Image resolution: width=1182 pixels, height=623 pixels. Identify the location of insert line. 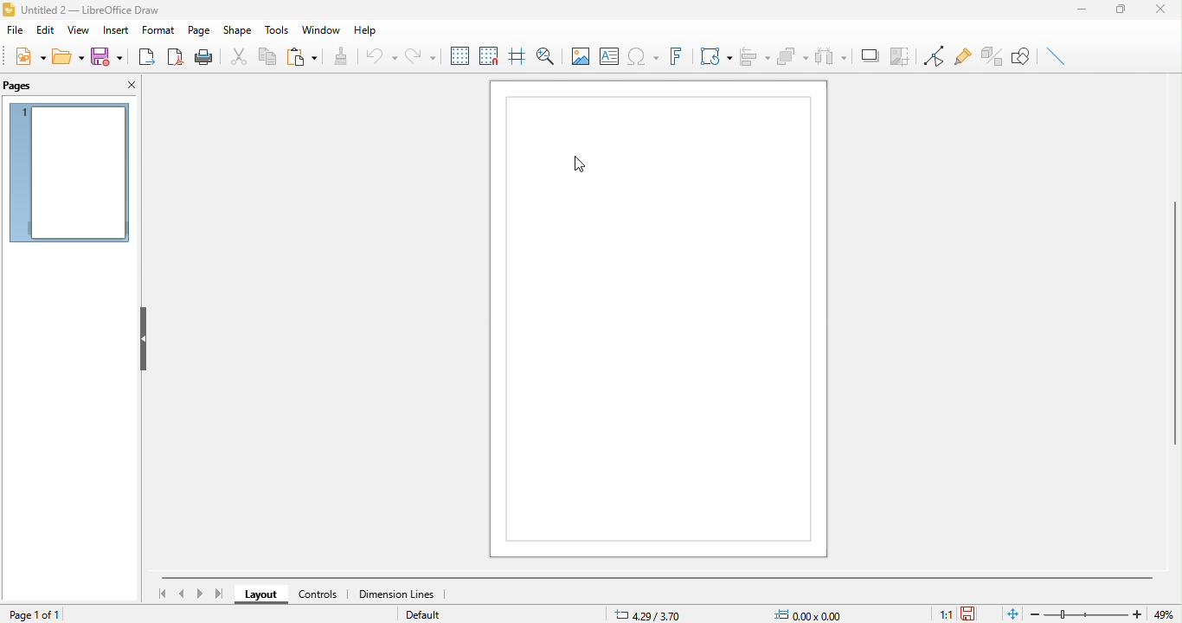
(1059, 56).